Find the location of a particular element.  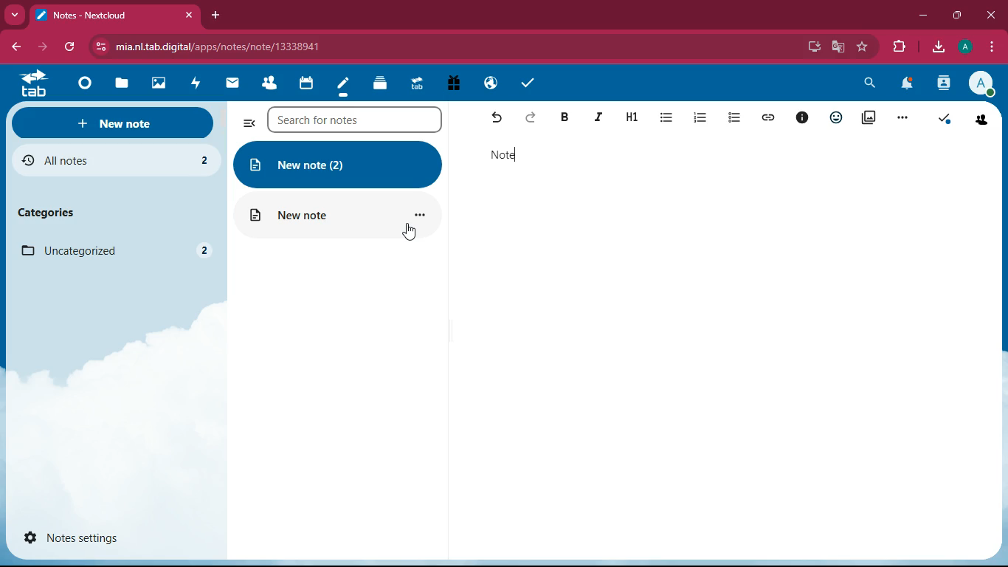

back is located at coordinates (12, 46).